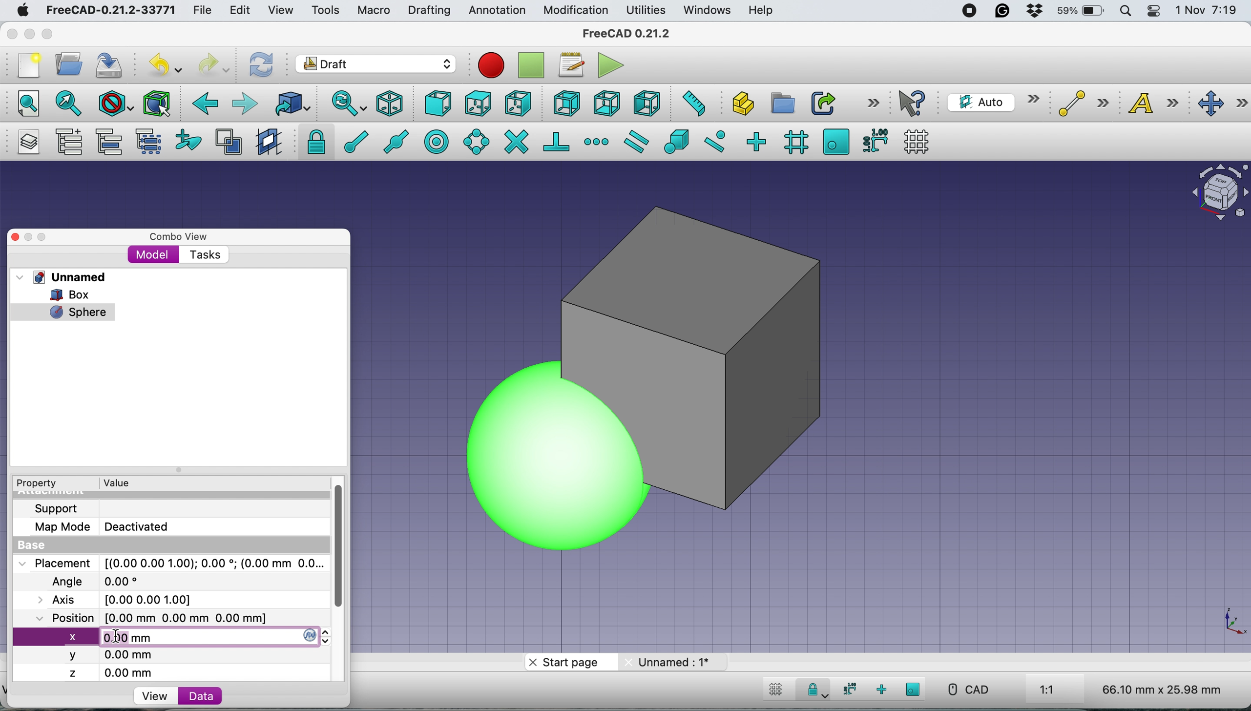 This screenshot has width=1251, height=711. I want to click on aspect ratio, so click(1047, 690).